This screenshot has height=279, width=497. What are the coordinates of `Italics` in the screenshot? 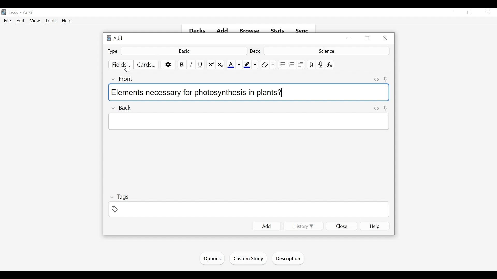 It's located at (191, 65).